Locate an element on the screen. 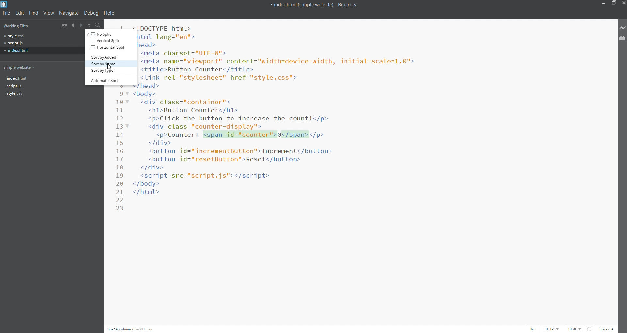  horizontal split is located at coordinates (106, 47).